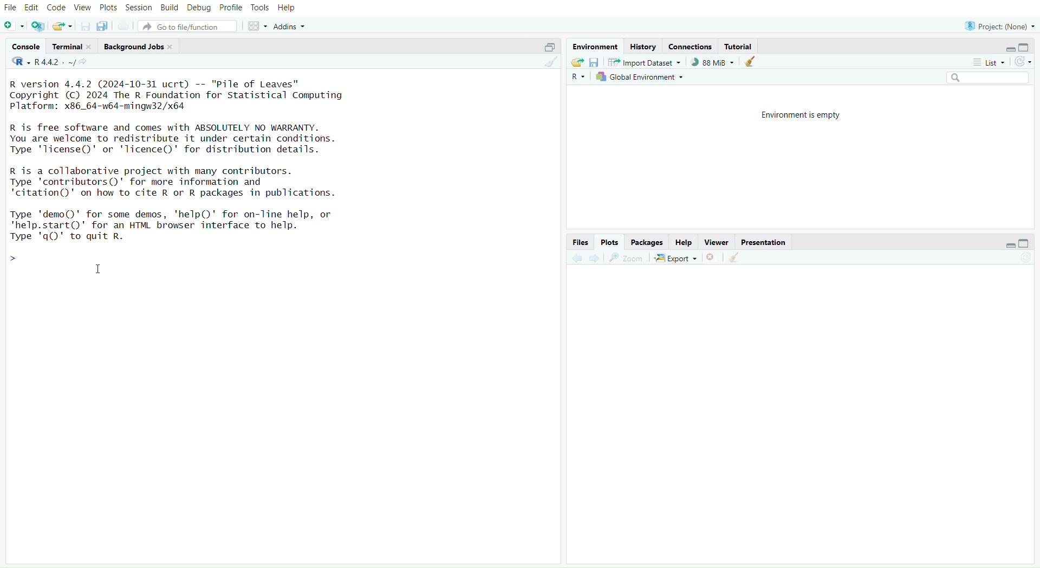 The image size is (1040, 568). I want to click on presentation, so click(764, 243).